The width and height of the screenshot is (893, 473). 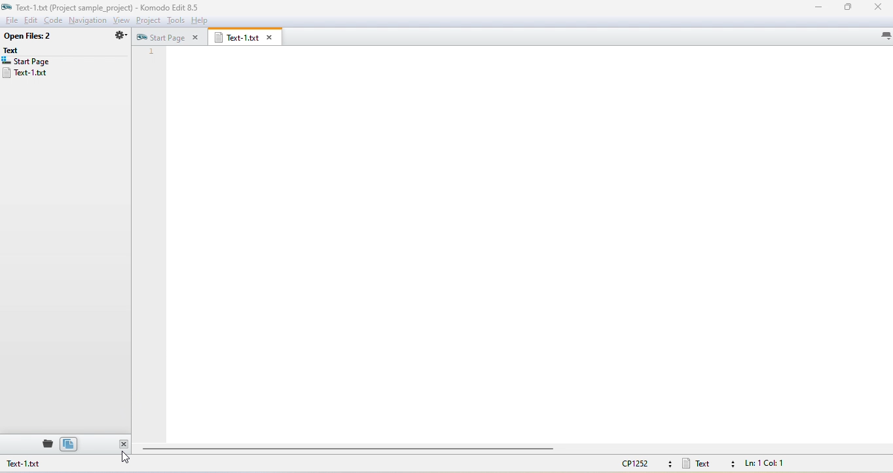 What do you see at coordinates (88, 20) in the screenshot?
I see `navigation` at bounding box center [88, 20].